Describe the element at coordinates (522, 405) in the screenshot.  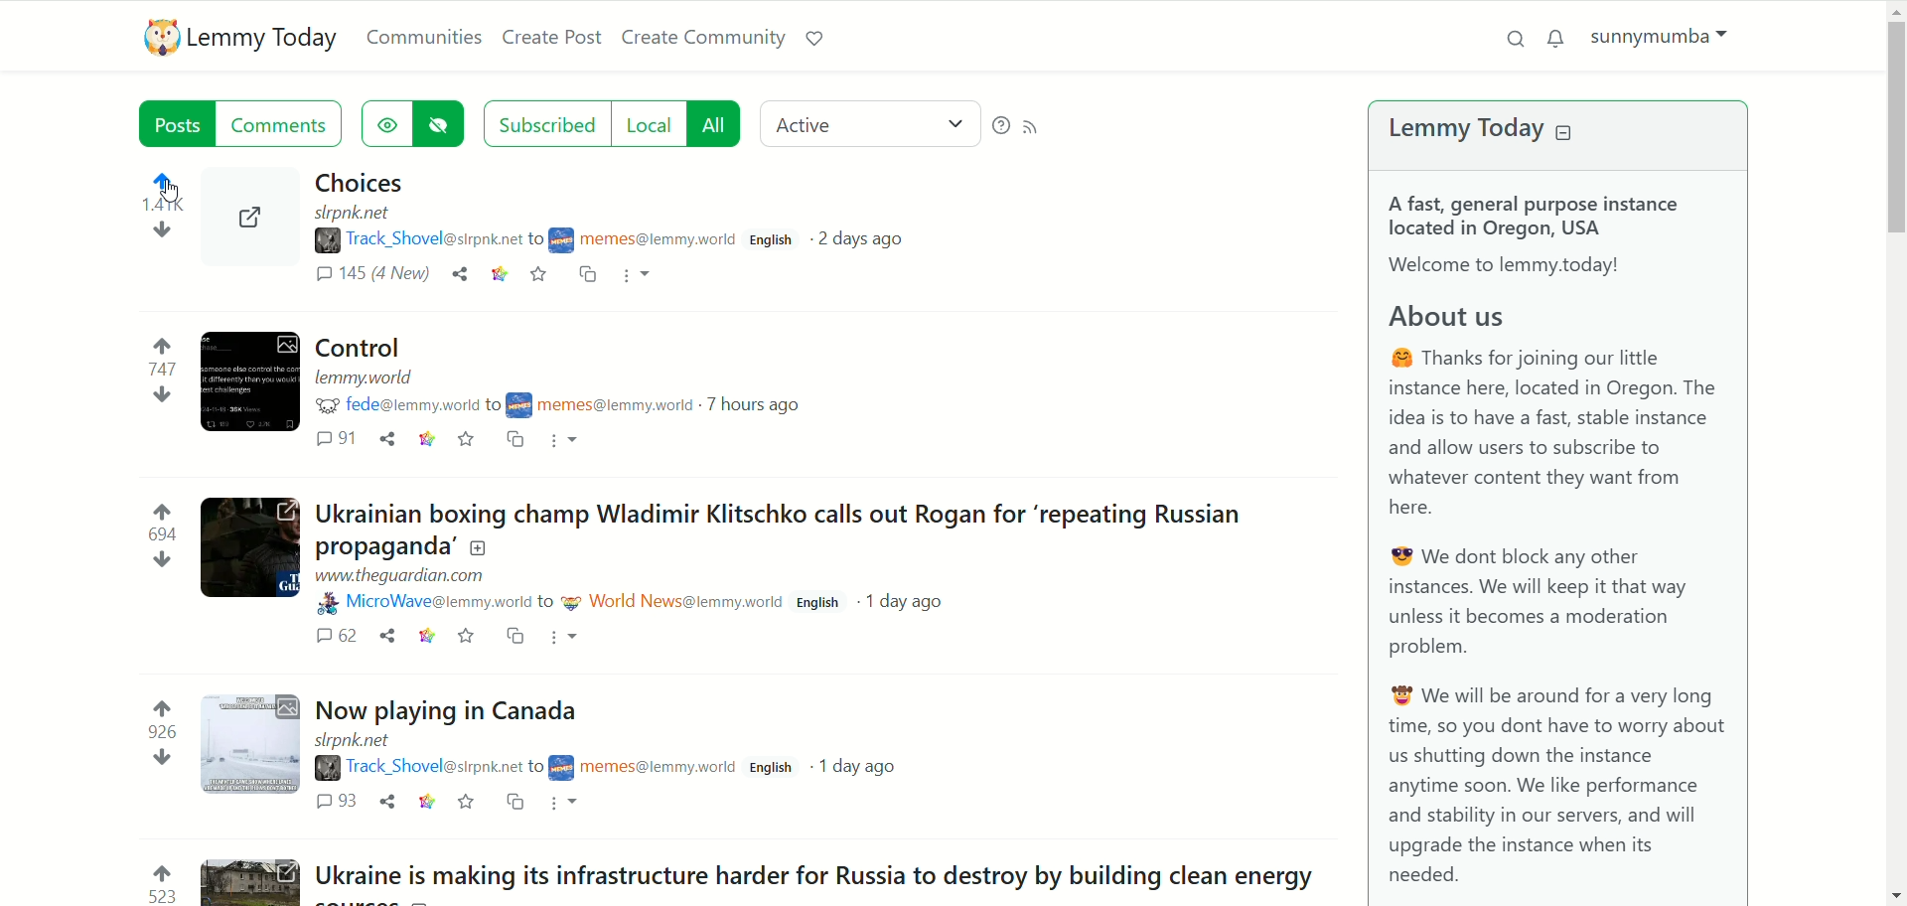
I see `poster image` at that location.